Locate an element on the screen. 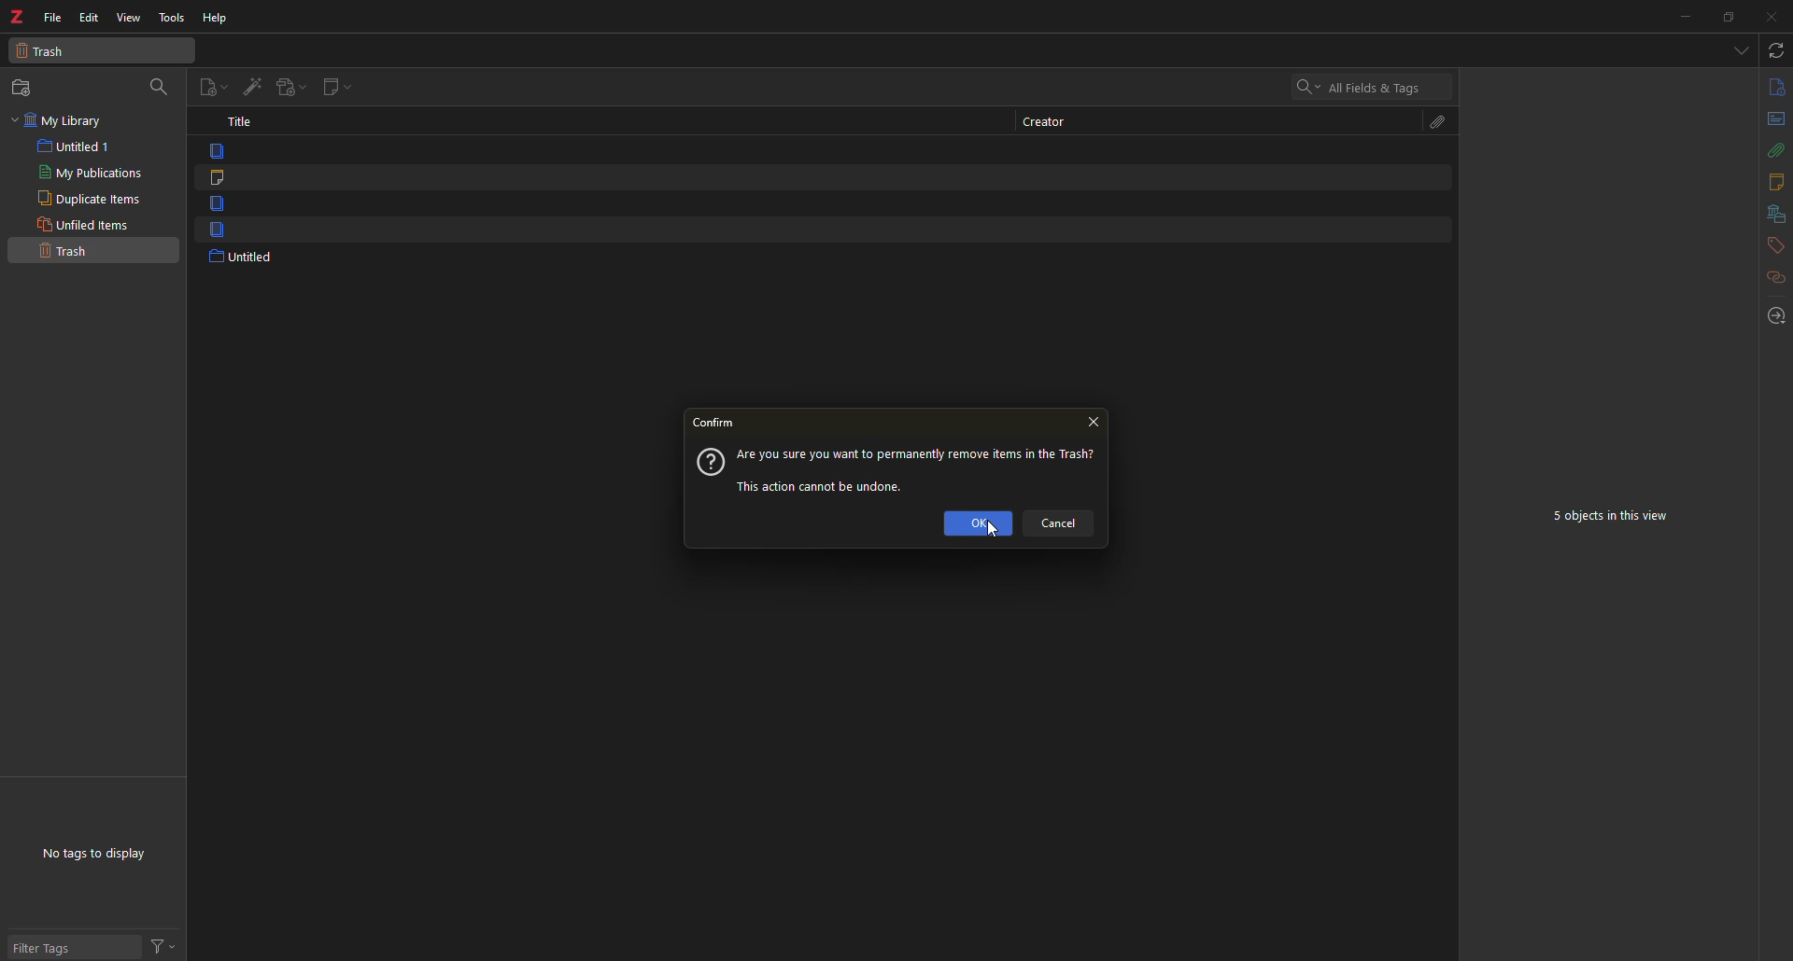  file is located at coordinates (52, 17).